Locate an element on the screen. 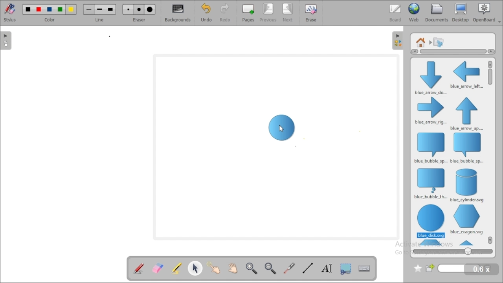  blue arrow right is located at coordinates (431, 111).